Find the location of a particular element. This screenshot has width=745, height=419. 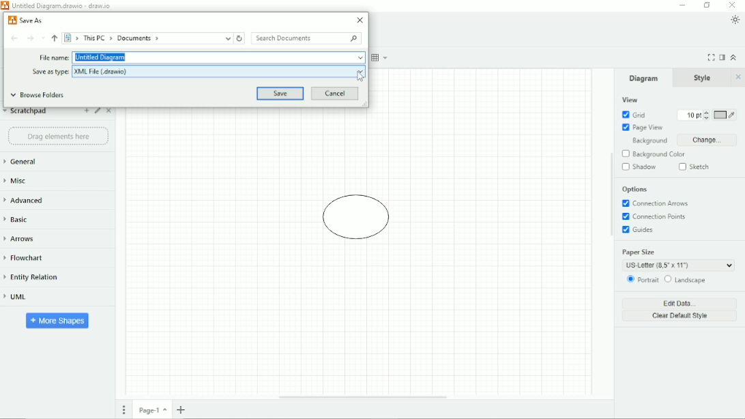

More Shapes is located at coordinates (58, 320).